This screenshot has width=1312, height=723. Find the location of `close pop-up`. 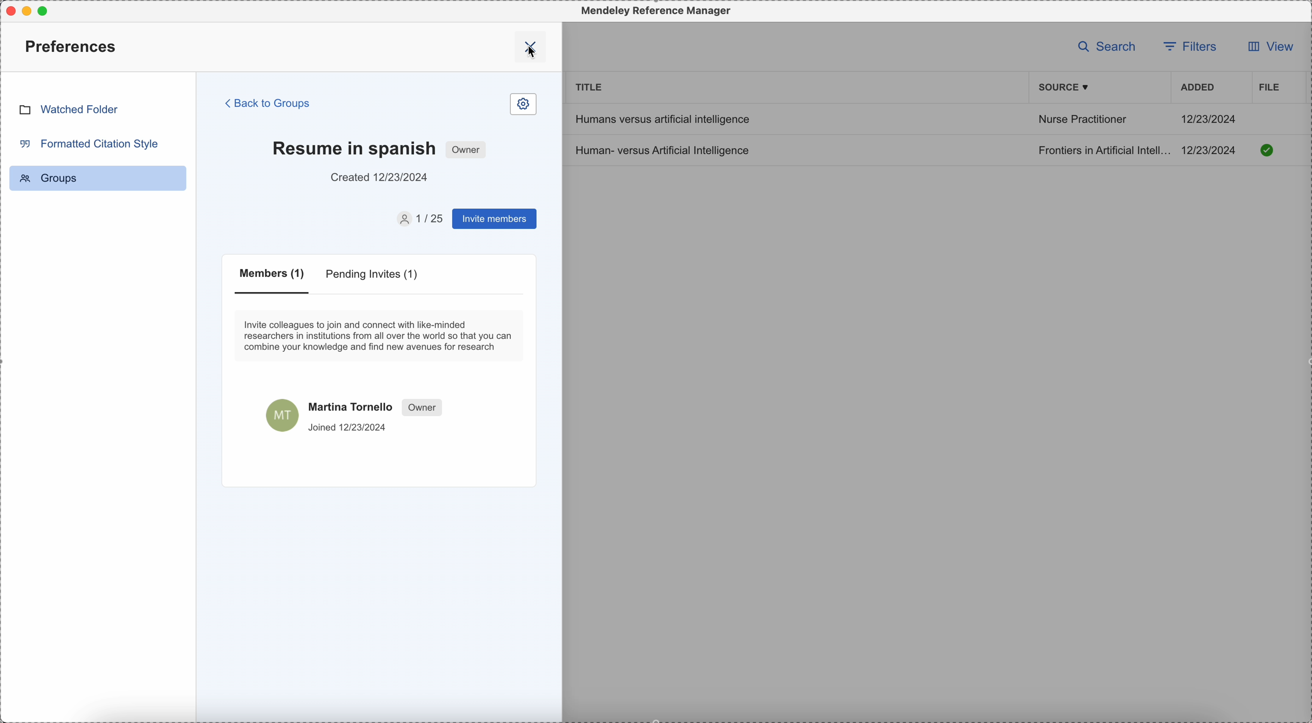

close pop-up is located at coordinates (532, 46).